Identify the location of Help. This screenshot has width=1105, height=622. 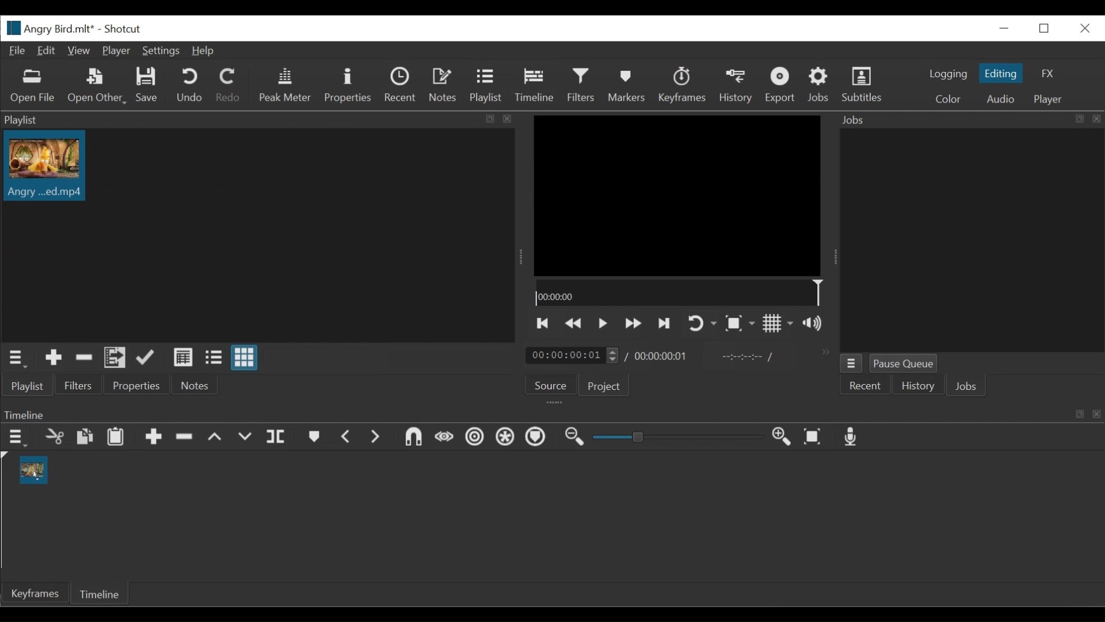
(203, 51).